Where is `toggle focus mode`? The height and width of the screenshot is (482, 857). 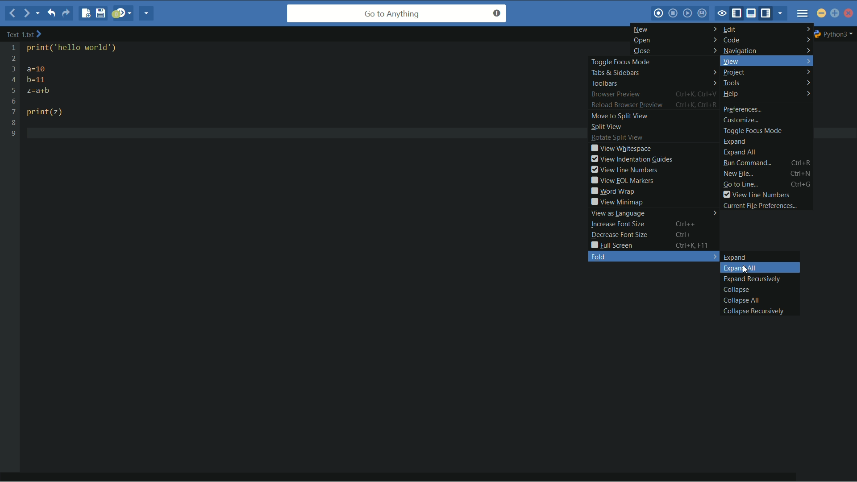
toggle focus mode is located at coordinates (722, 13).